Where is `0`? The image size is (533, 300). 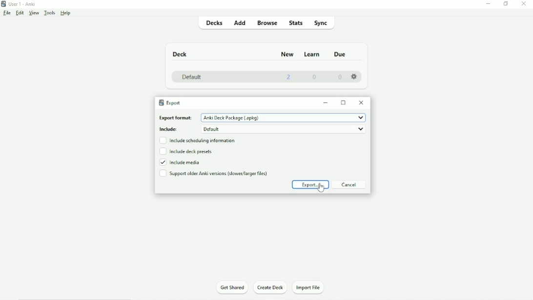 0 is located at coordinates (314, 78).